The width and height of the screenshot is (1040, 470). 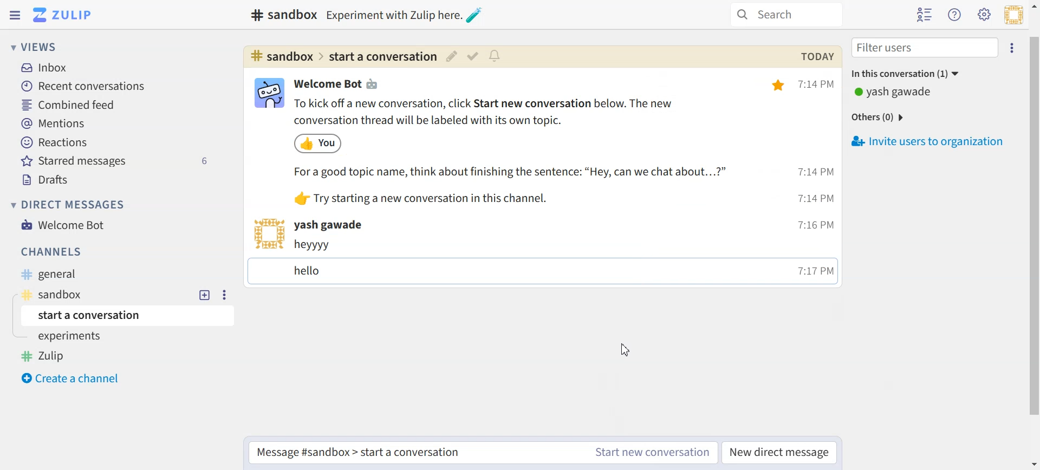 What do you see at coordinates (118, 160) in the screenshot?
I see `Starred messages` at bounding box center [118, 160].